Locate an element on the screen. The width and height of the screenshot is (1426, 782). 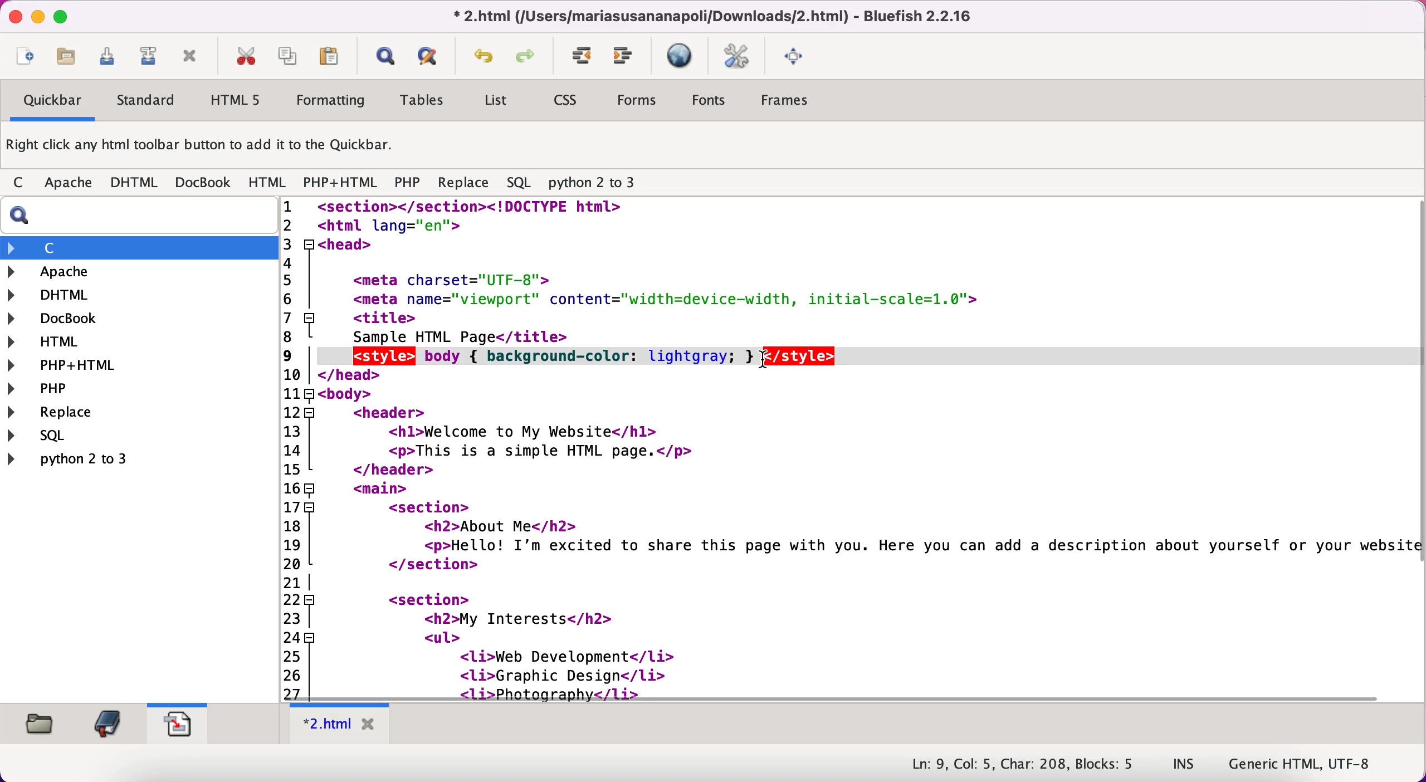
minimize is located at coordinates (37, 17).